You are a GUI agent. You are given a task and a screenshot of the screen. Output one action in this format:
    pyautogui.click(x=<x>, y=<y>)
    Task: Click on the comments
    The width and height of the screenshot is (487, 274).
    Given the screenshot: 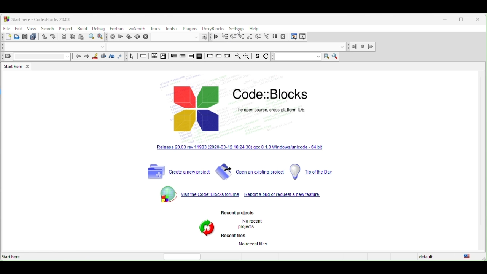 What is the action you would take?
    pyautogui.click(x=267, y=57)
    